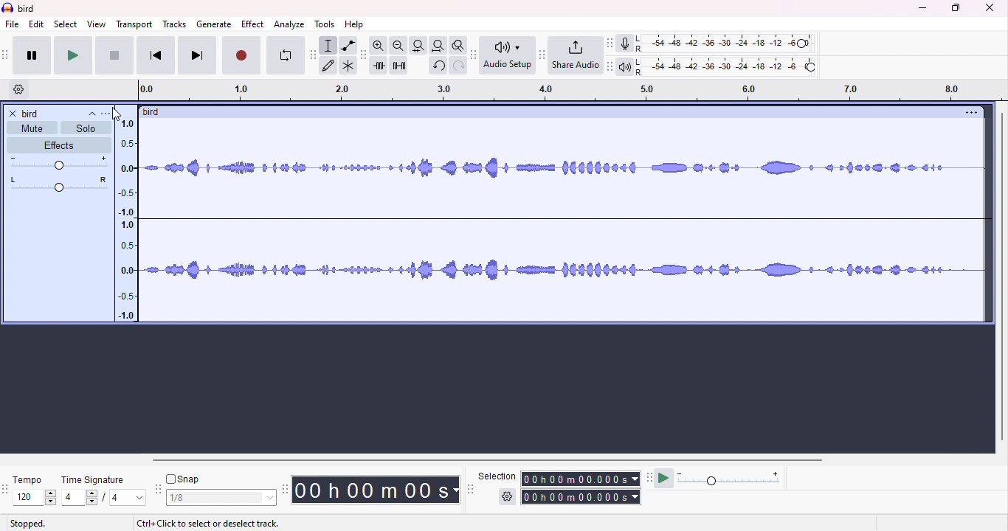 The image size is (1008, 531). I want to click on tools tool bar, so click(315, 55).